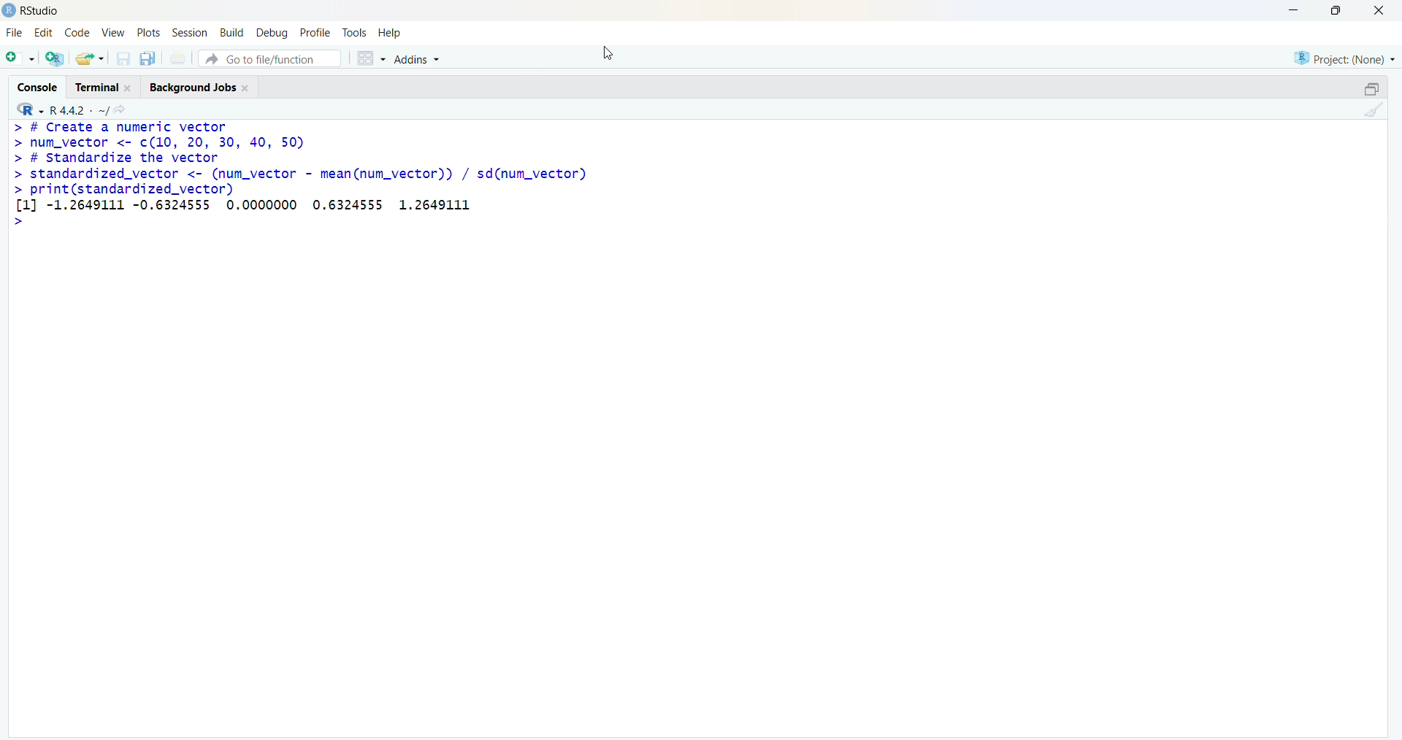 The image size is (1402, 740). I want to click on tools, so click(355, 33).